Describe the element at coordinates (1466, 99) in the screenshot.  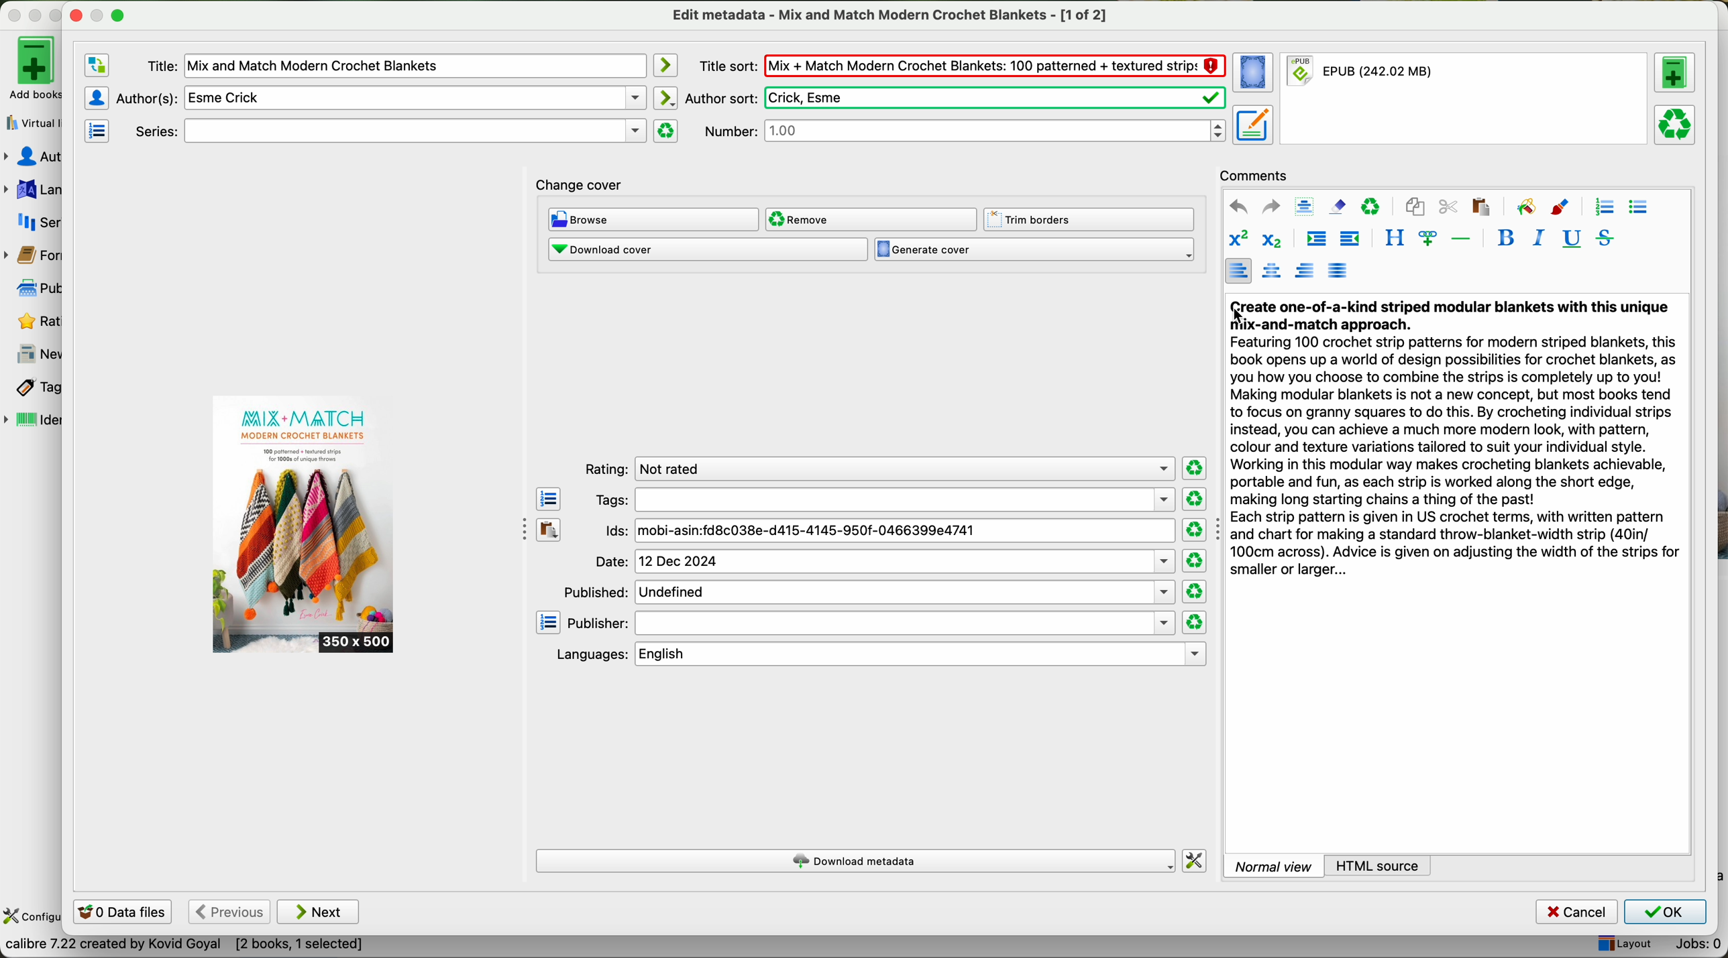
I see `format` at that location.